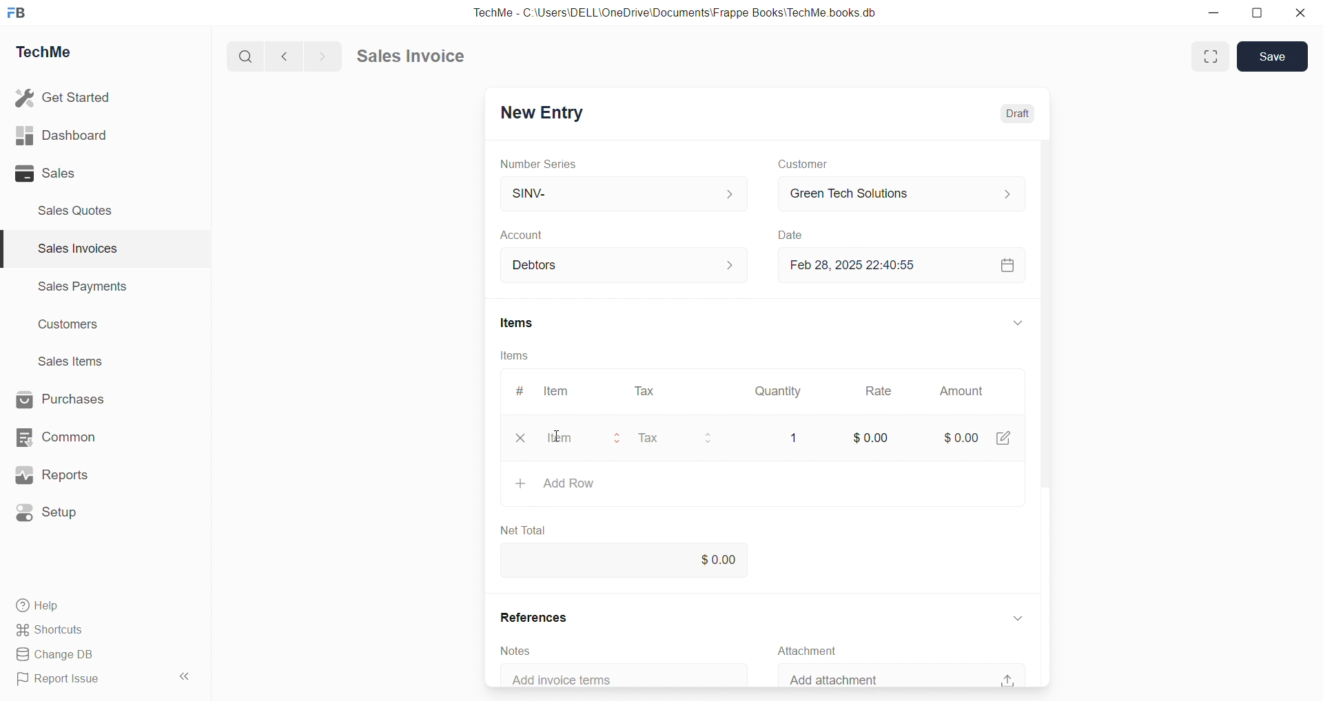 This screenshot has height=701, width=1323. What do you see at coordinates (624, 192) in the screenshot?
I see `SINV-` at bounding box center [624, 192].